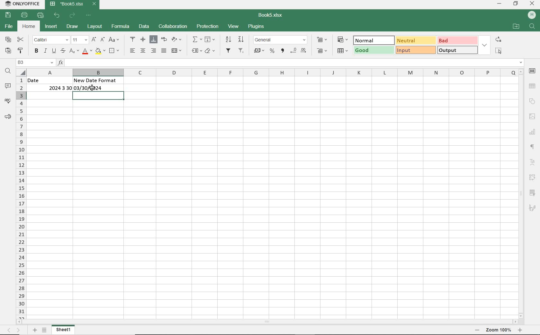  What do you see at coordinates (210, 50) in the screenshot?
I see `CLEAR` at bounding box center [210, 50].